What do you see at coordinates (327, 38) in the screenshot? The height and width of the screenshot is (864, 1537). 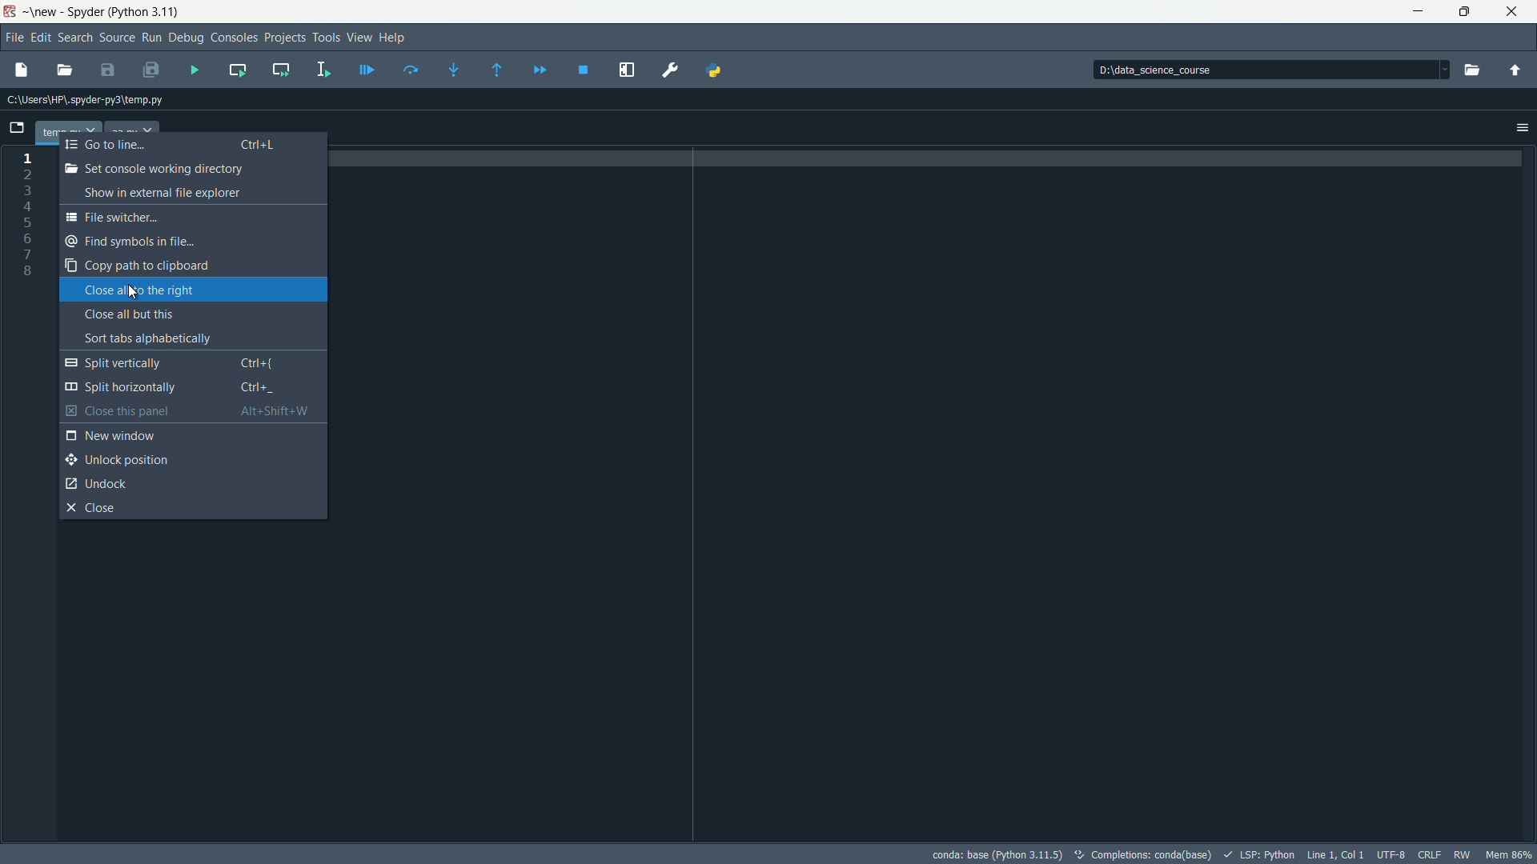 I see `tools menu` at bounding box center [327, 38].